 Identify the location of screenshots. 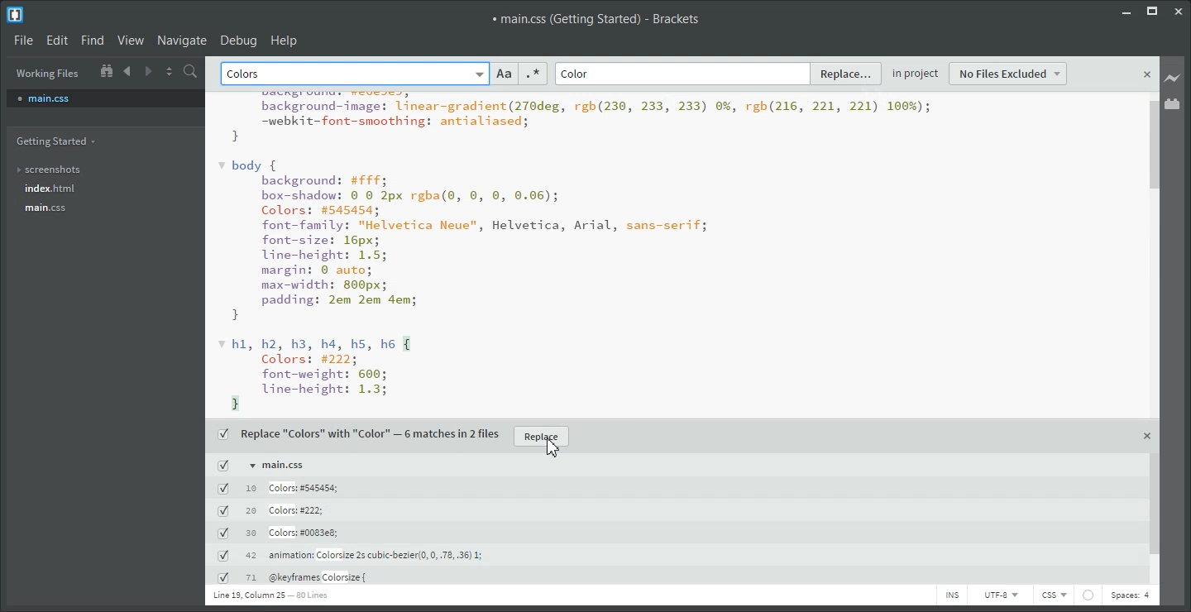
(60, 170).